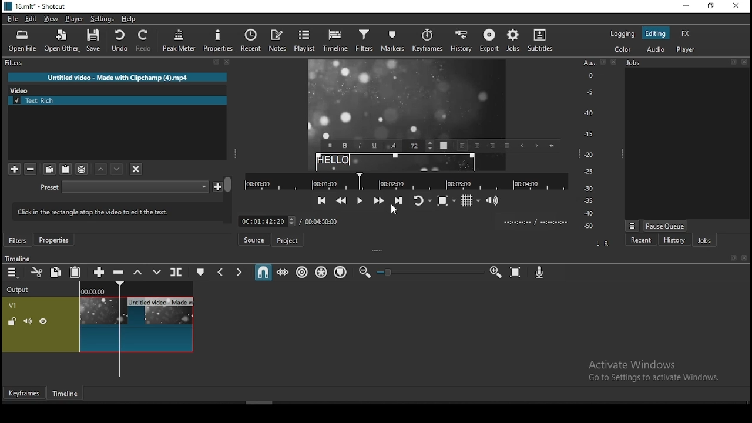 The image size is (752, 423). I want to click on Next, so click(536, 146).